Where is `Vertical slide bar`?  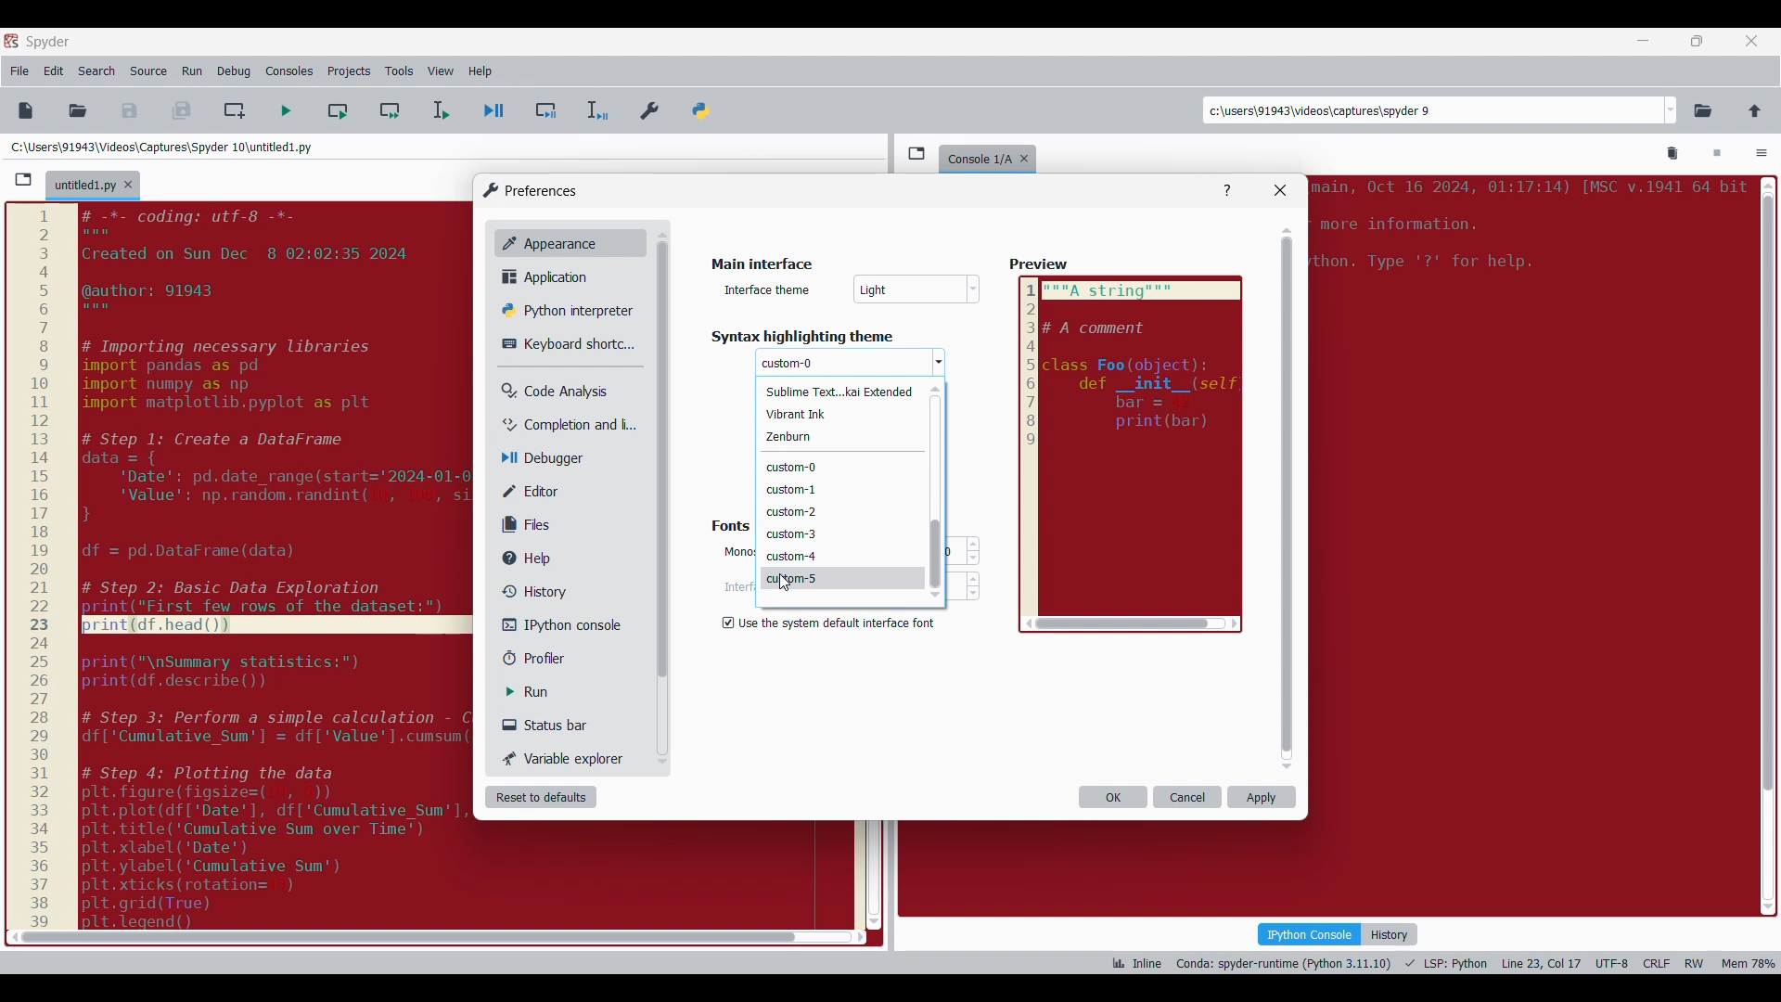 Vertical slide bar is located at coordinates (1285, 498).